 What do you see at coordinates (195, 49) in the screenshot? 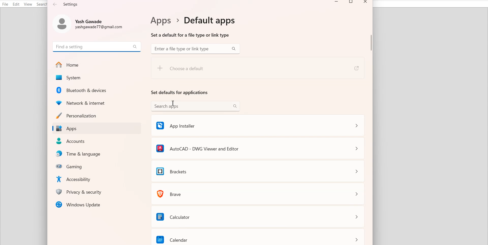
I see `Search bar` at bounding box center [195, 49].